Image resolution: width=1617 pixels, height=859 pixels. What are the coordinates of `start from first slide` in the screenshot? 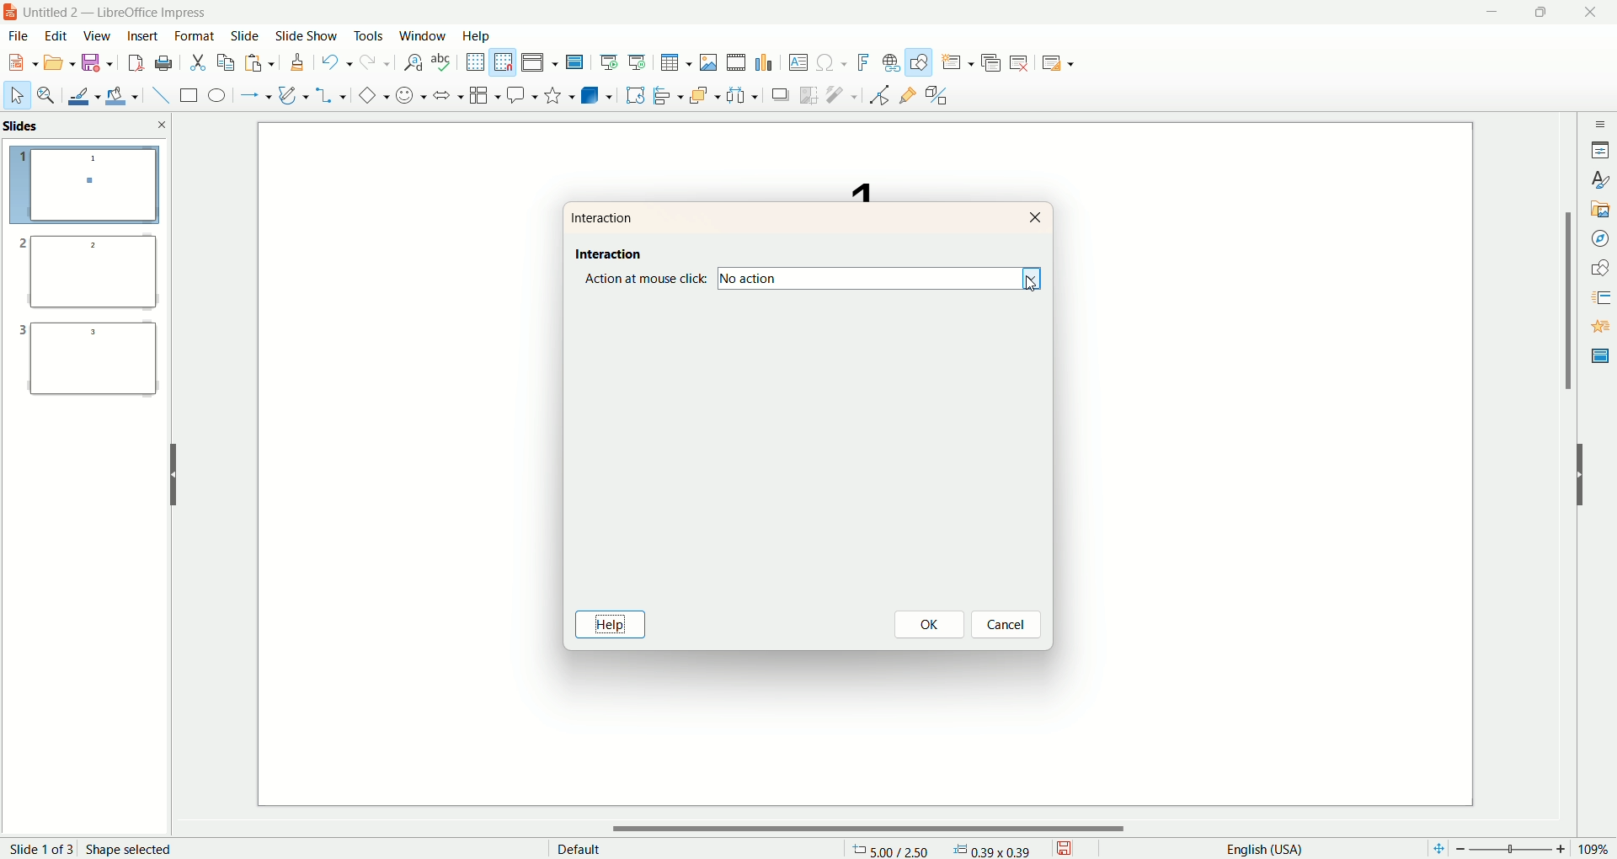 It's located at (610, 60).